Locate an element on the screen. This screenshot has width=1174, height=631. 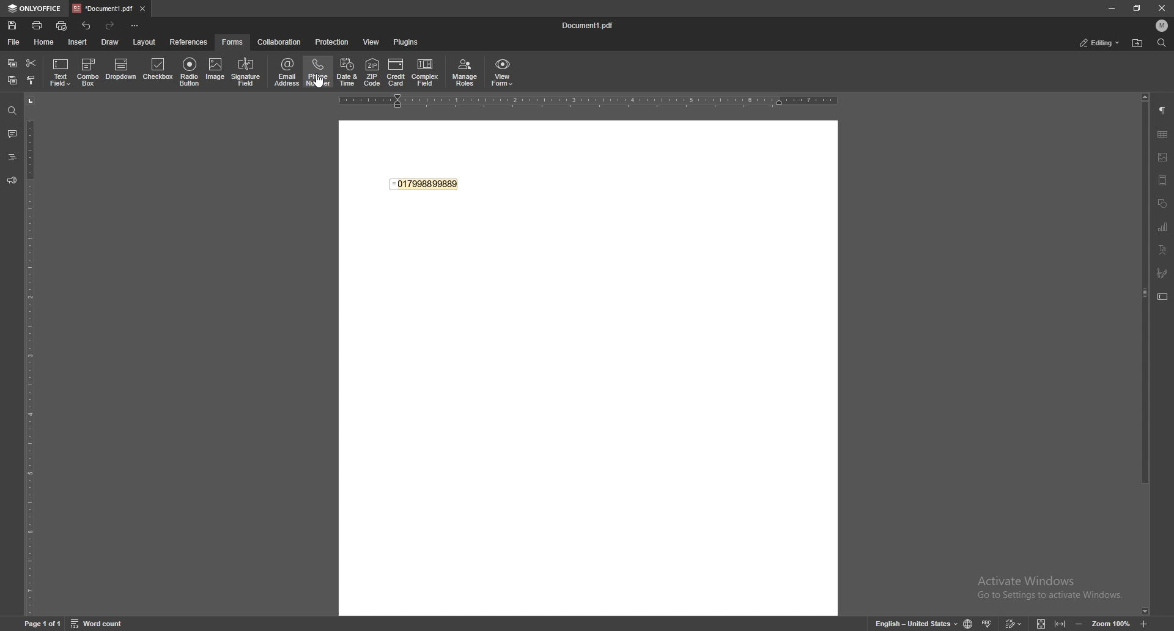
Page 1 of 1 is located at coordinates (43, 624).